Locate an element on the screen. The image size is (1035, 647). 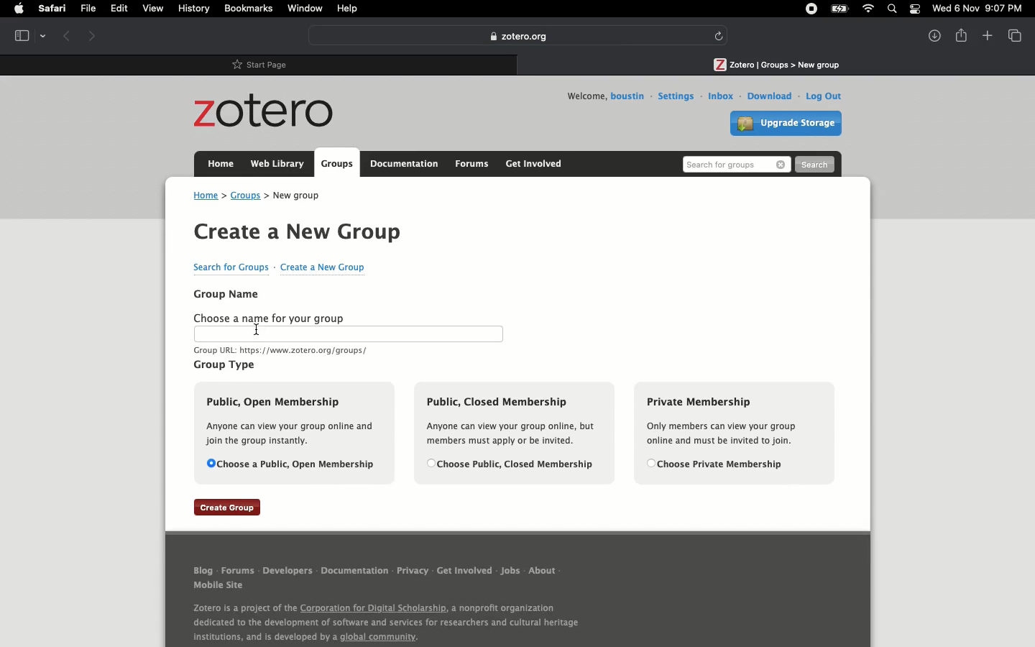
Public open membership is located at coordinates (297, 433).